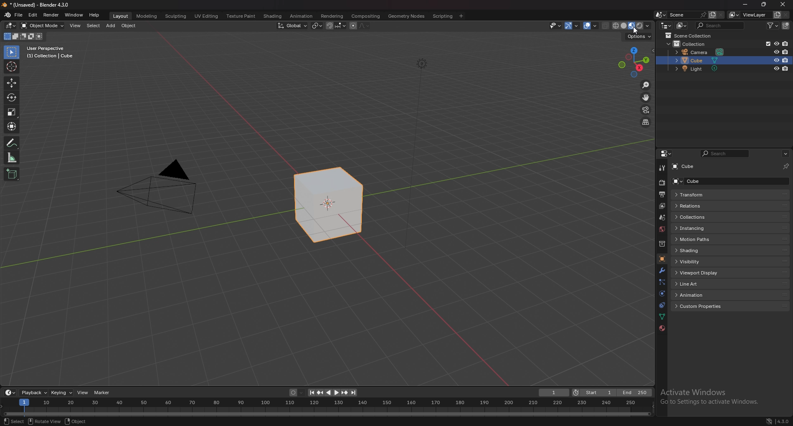 Image resolution: width=793 pixels, height=426 pixels. What do you see at coordinates (242, 16) in the screenshot?
I see `texture paint` at bounding box center [242, 16].